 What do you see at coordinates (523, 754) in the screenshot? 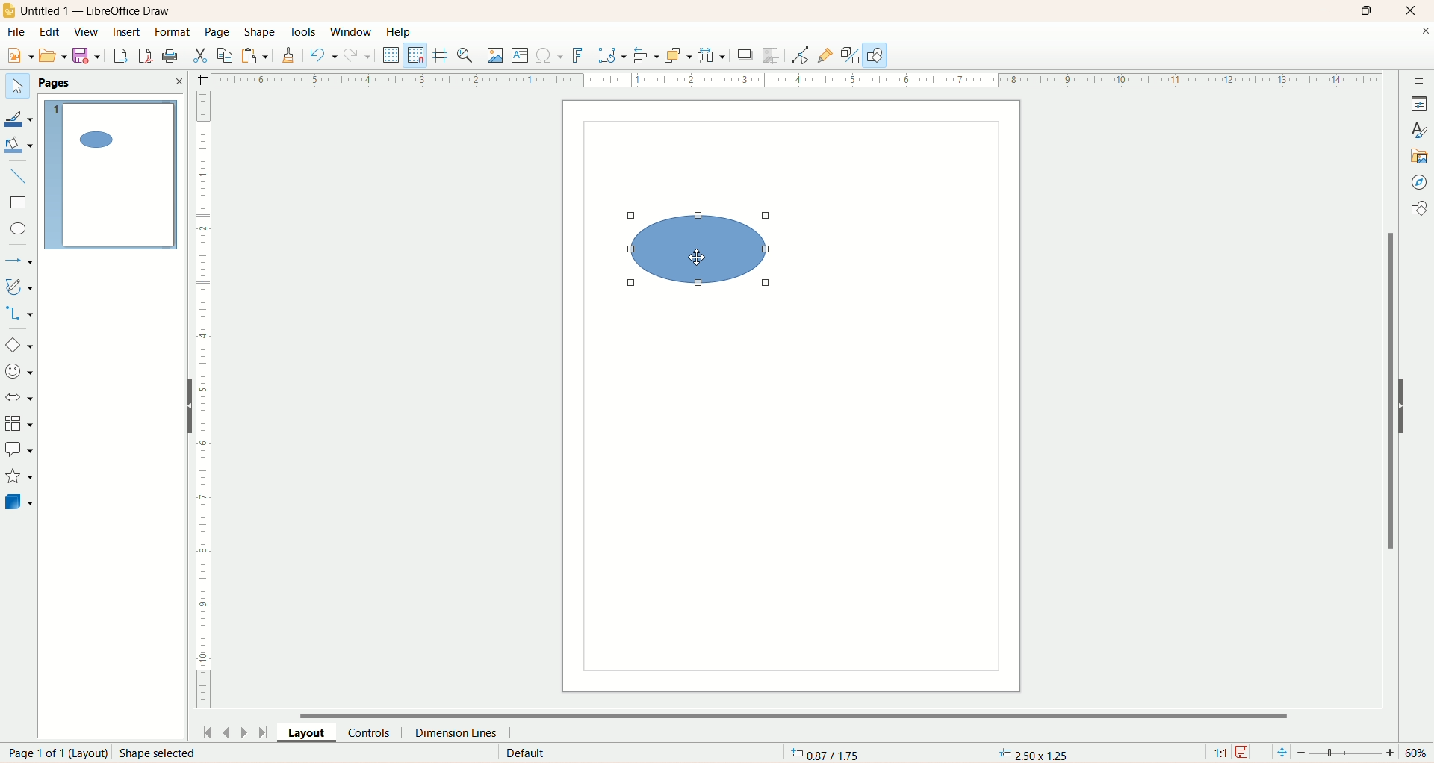
I see `default` at bounding box center [523, 754].